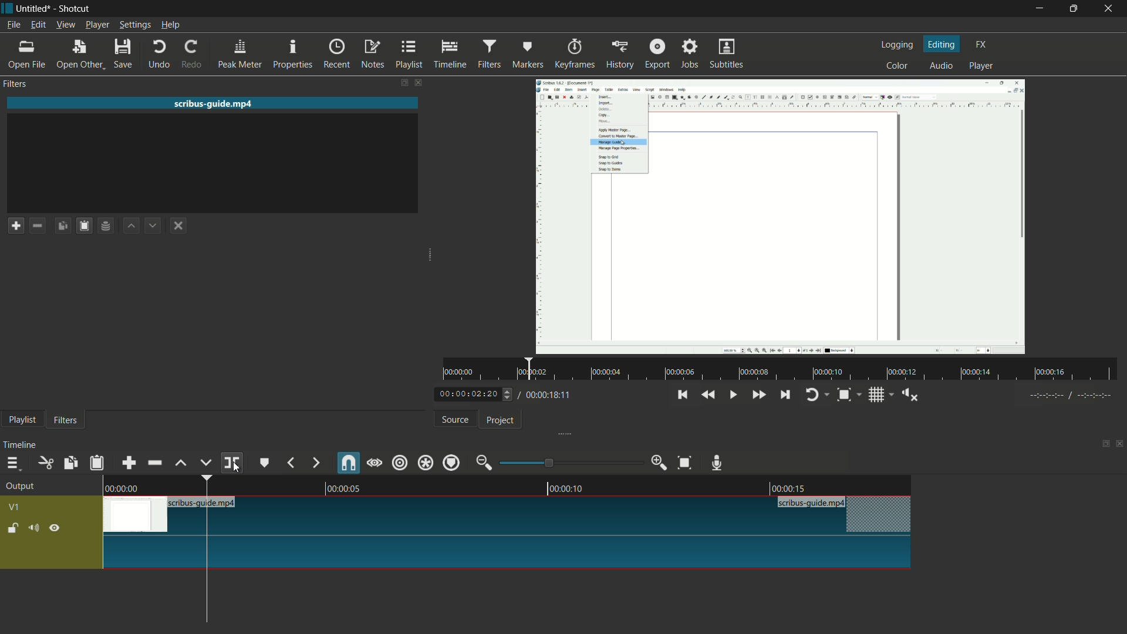 Image resolution: width=1127 pixels, height=634 pixels. Describe the element at coordinates (716, 463) in the screenshot. I see `record audio` at that location.